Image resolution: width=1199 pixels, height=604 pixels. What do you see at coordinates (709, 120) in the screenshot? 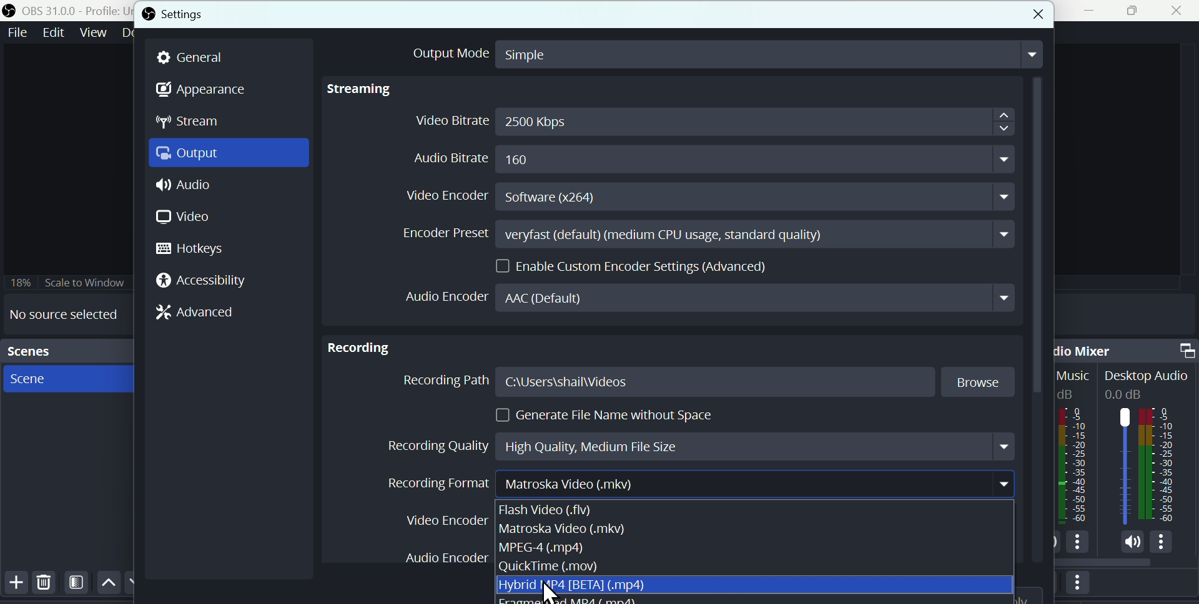
I see `Video bitrate` at bounding box center [709, 120].